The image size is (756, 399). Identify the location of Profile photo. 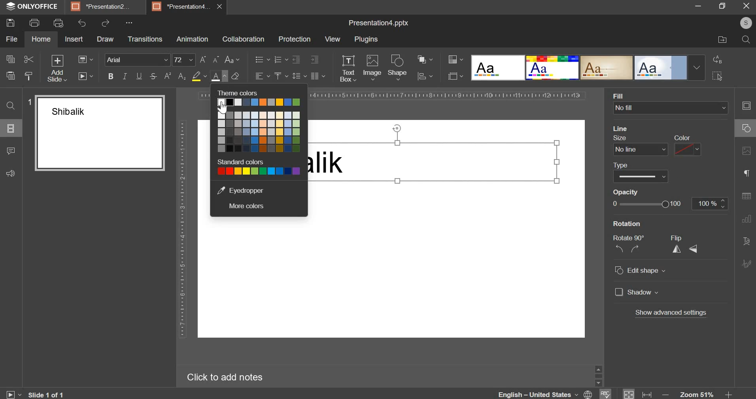
(743, 23).